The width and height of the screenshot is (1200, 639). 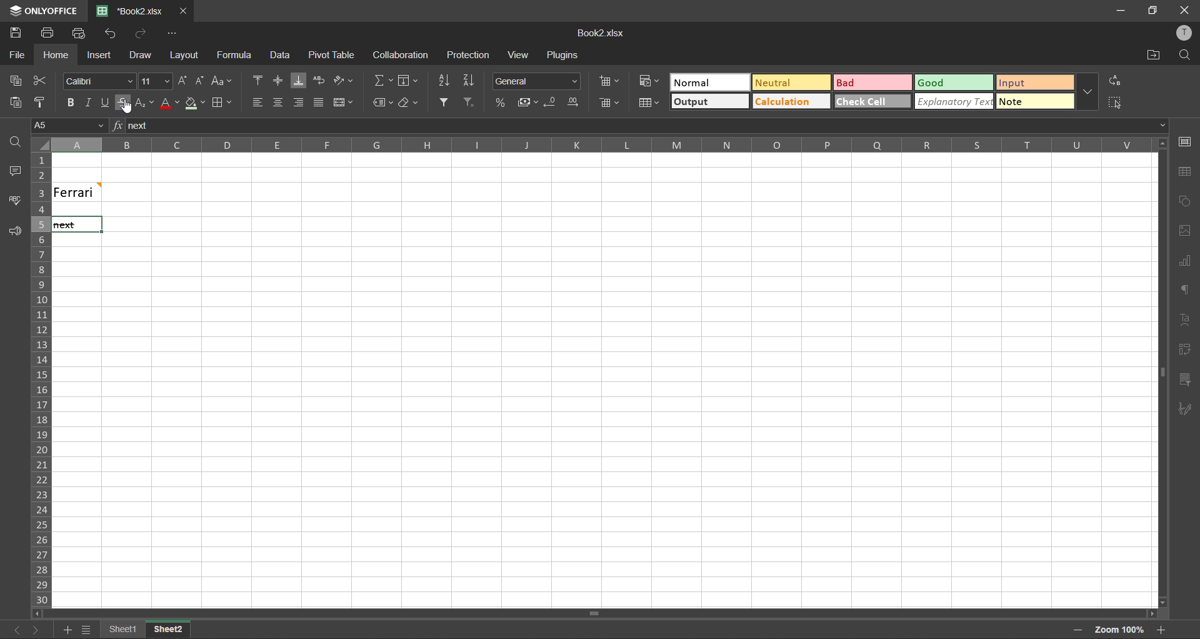 What do you see at coordinates (1186, 321) in the screenshot?
I see `text` at bounding box center [1186, 321].